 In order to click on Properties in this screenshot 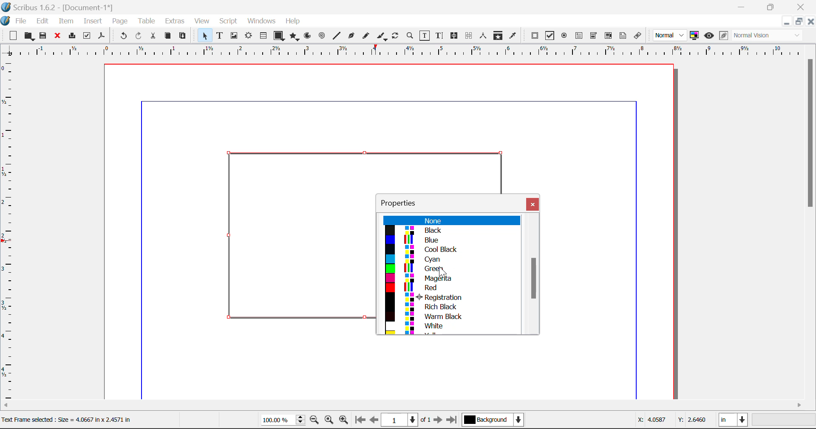, I will do `click(404, 202)`.